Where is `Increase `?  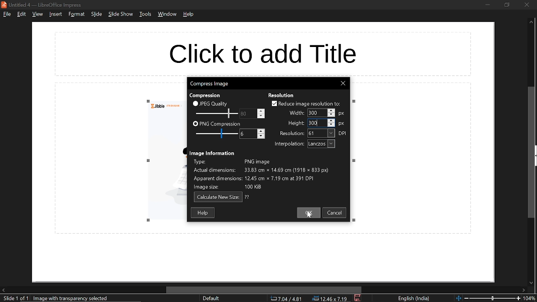
Increase  is located at coordinates (261, 110).